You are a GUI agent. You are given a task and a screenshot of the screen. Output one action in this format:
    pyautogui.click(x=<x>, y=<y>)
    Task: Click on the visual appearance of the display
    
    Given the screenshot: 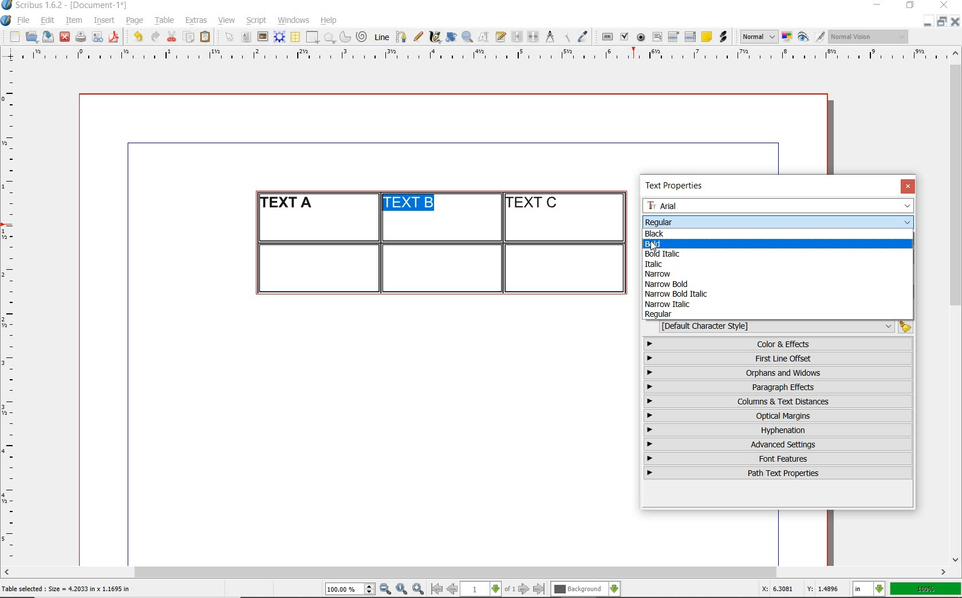 What is the action you would take?
    pyautogui.click(x=869, y=37)
    